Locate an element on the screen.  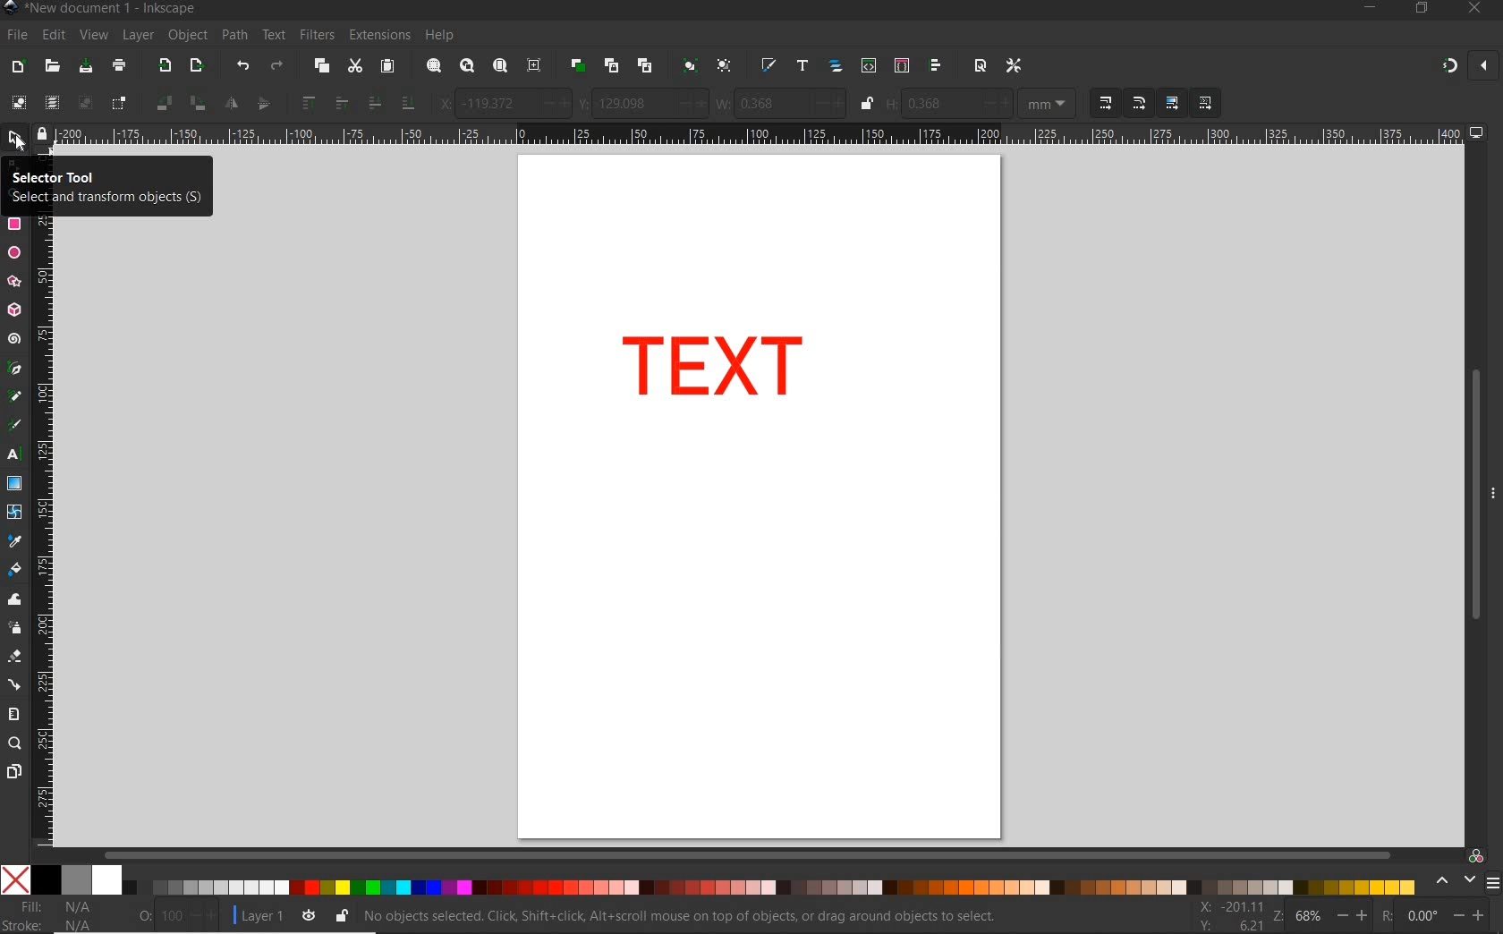
RECTANGLE TOOL is located at coordinates (15, 225).